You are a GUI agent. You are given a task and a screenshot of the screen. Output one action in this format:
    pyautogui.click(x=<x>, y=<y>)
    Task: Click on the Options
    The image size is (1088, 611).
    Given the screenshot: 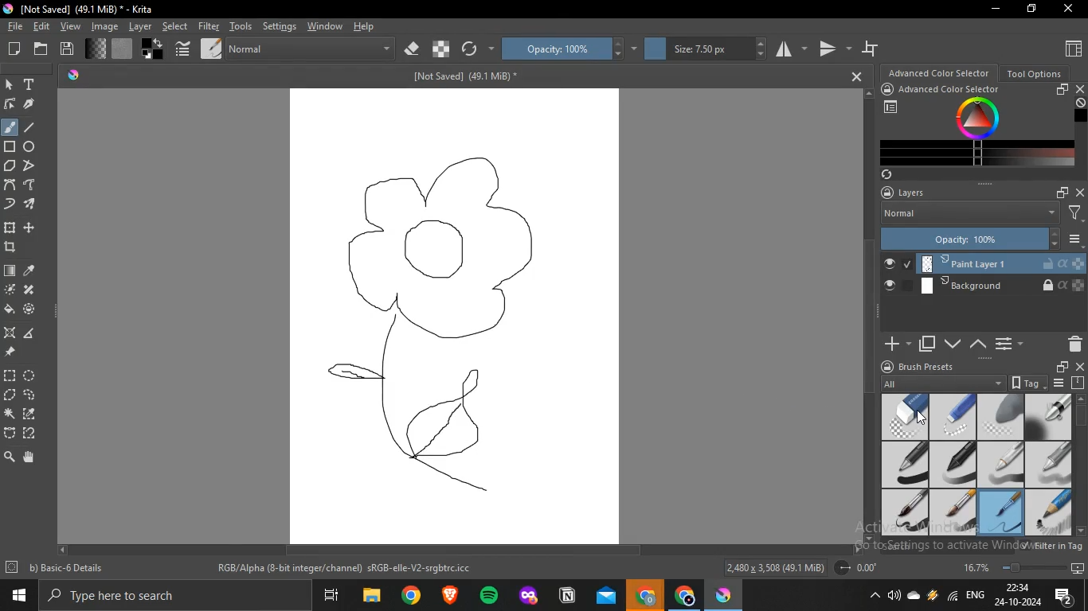 What is the action you would take?
    pyautogui.click(x=1076, y=239)
    